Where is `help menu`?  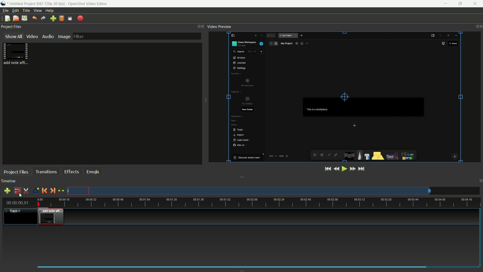 help menu is located at coordinates (50, 10).